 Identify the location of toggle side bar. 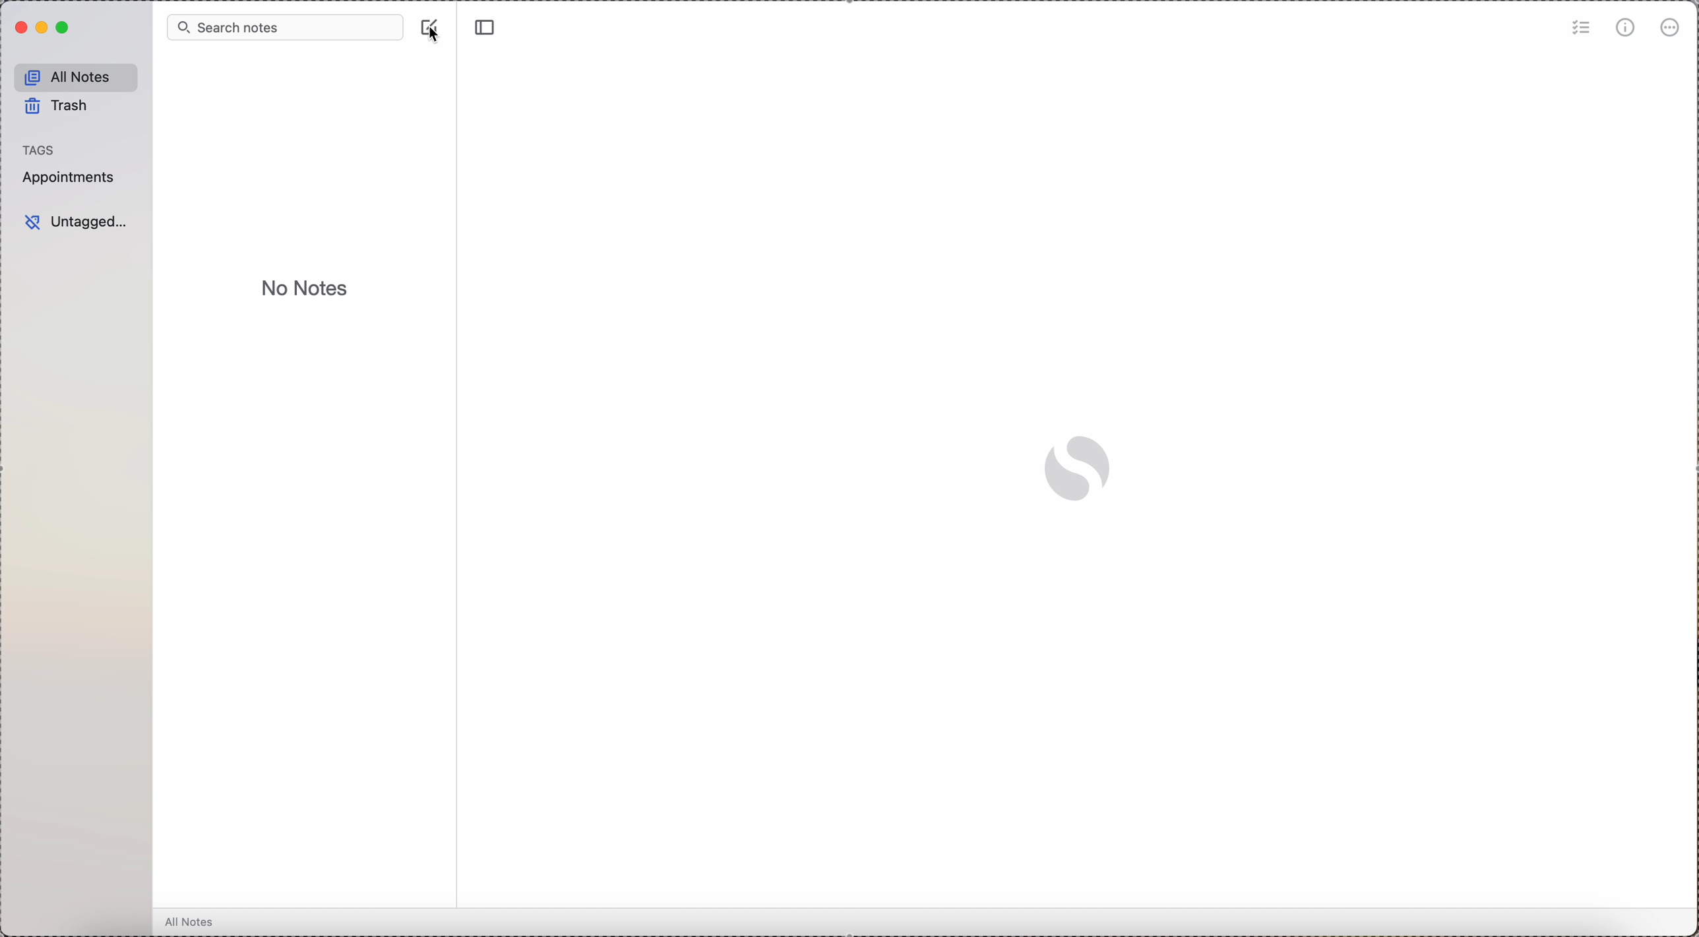
(488, 28).